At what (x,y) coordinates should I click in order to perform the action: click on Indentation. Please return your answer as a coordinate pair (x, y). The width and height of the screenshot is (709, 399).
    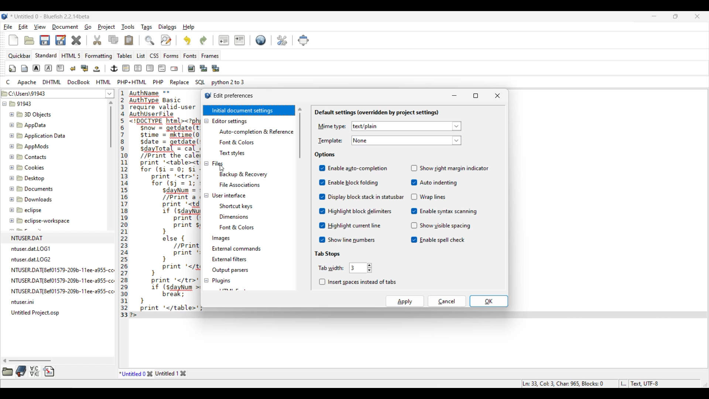
    Looking at the image, I should click on (232, 40).